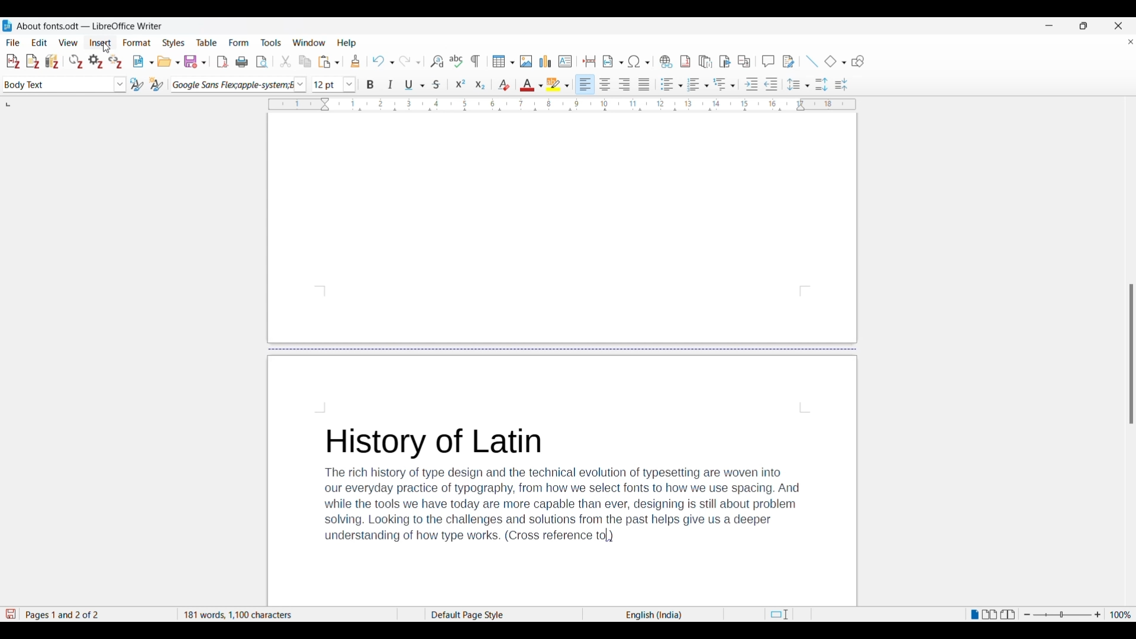  What do you see at coordinates (476, 61) in the screenshot?
I see `Toggle formatting marks` at bounding box center [476, 61].